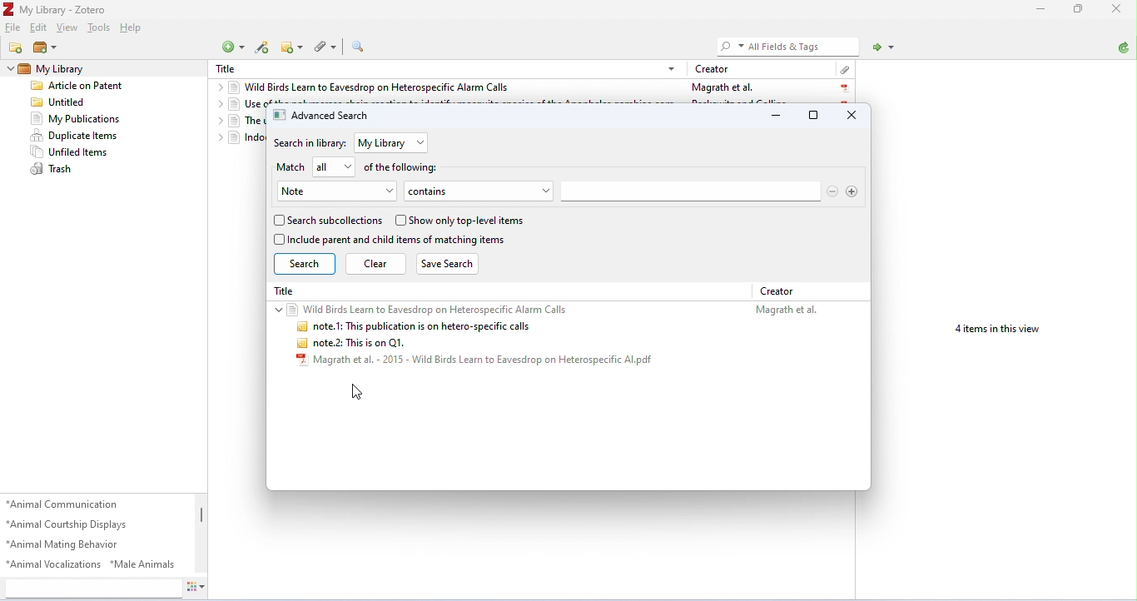 The image size is (1137, 601). I want to click on edit, so click(37, 27).